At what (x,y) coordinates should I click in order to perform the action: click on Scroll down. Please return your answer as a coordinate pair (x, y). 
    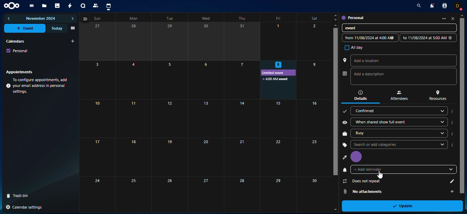
    Looking at the image, I should click on (334, 209).